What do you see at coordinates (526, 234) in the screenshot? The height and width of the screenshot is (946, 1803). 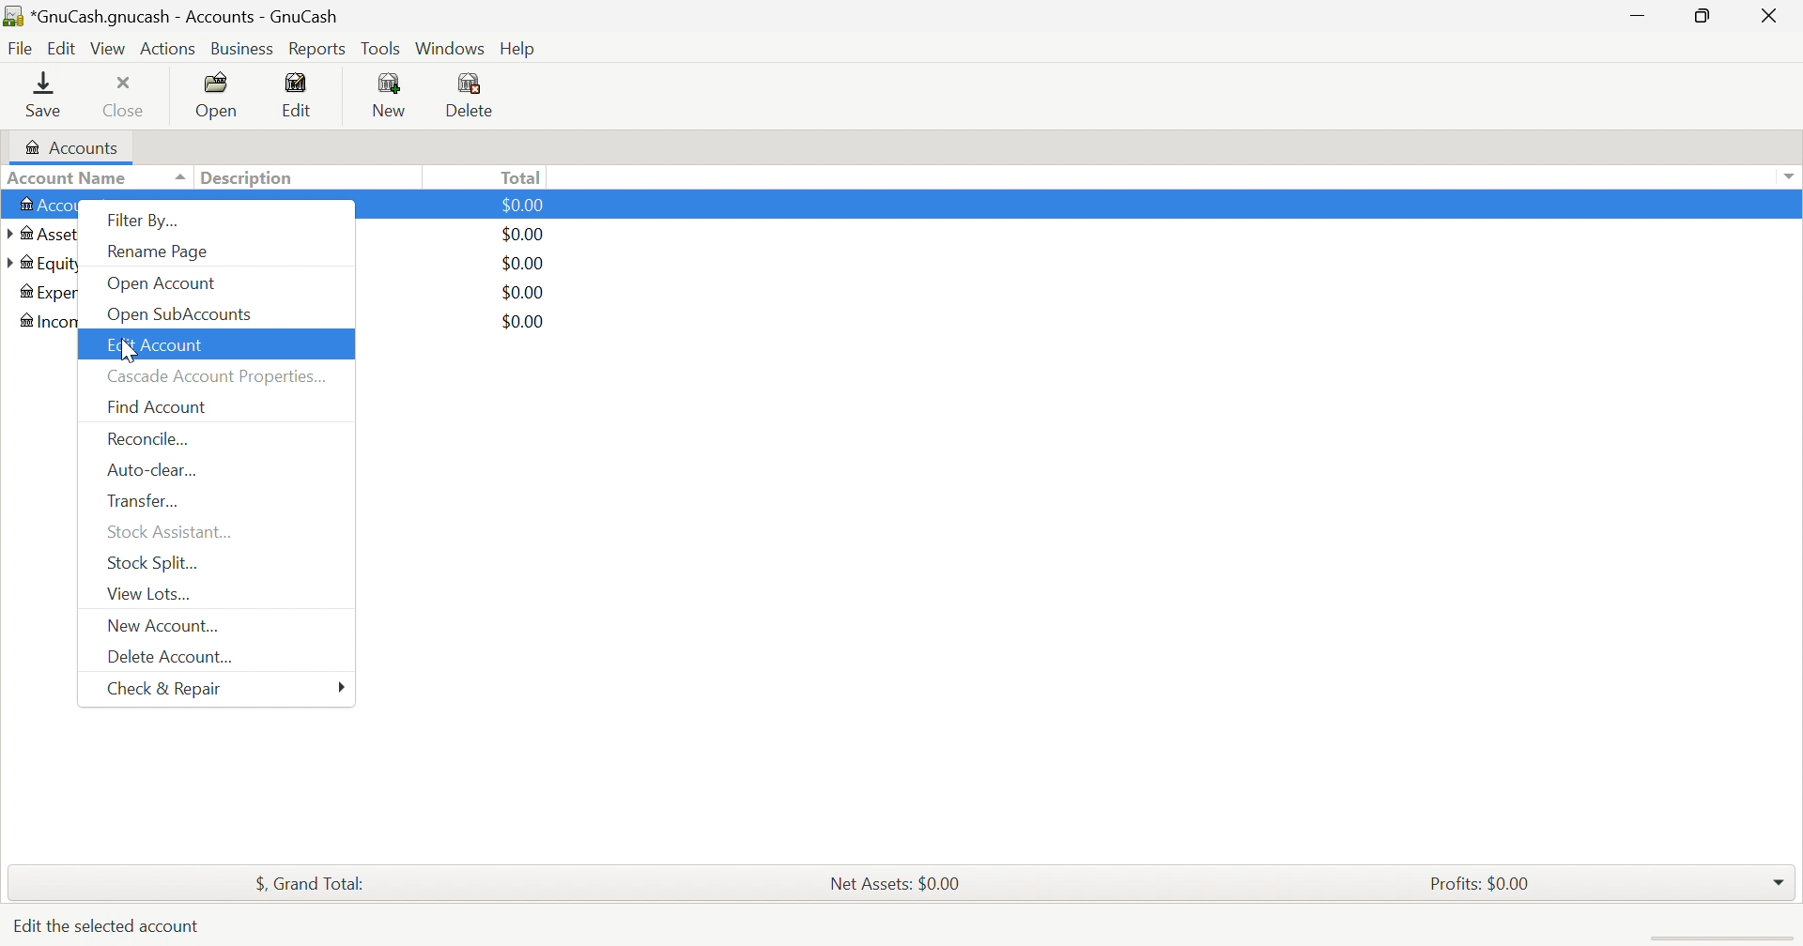 I see `$0.00` at bounding box center [526, 234].